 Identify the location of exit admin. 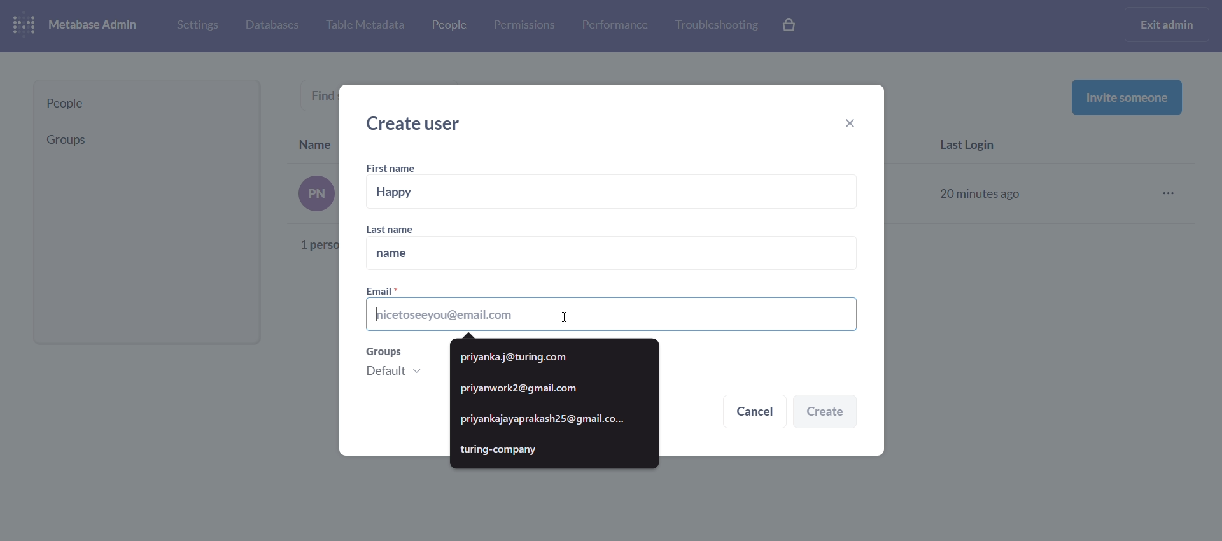
(1169, 24).